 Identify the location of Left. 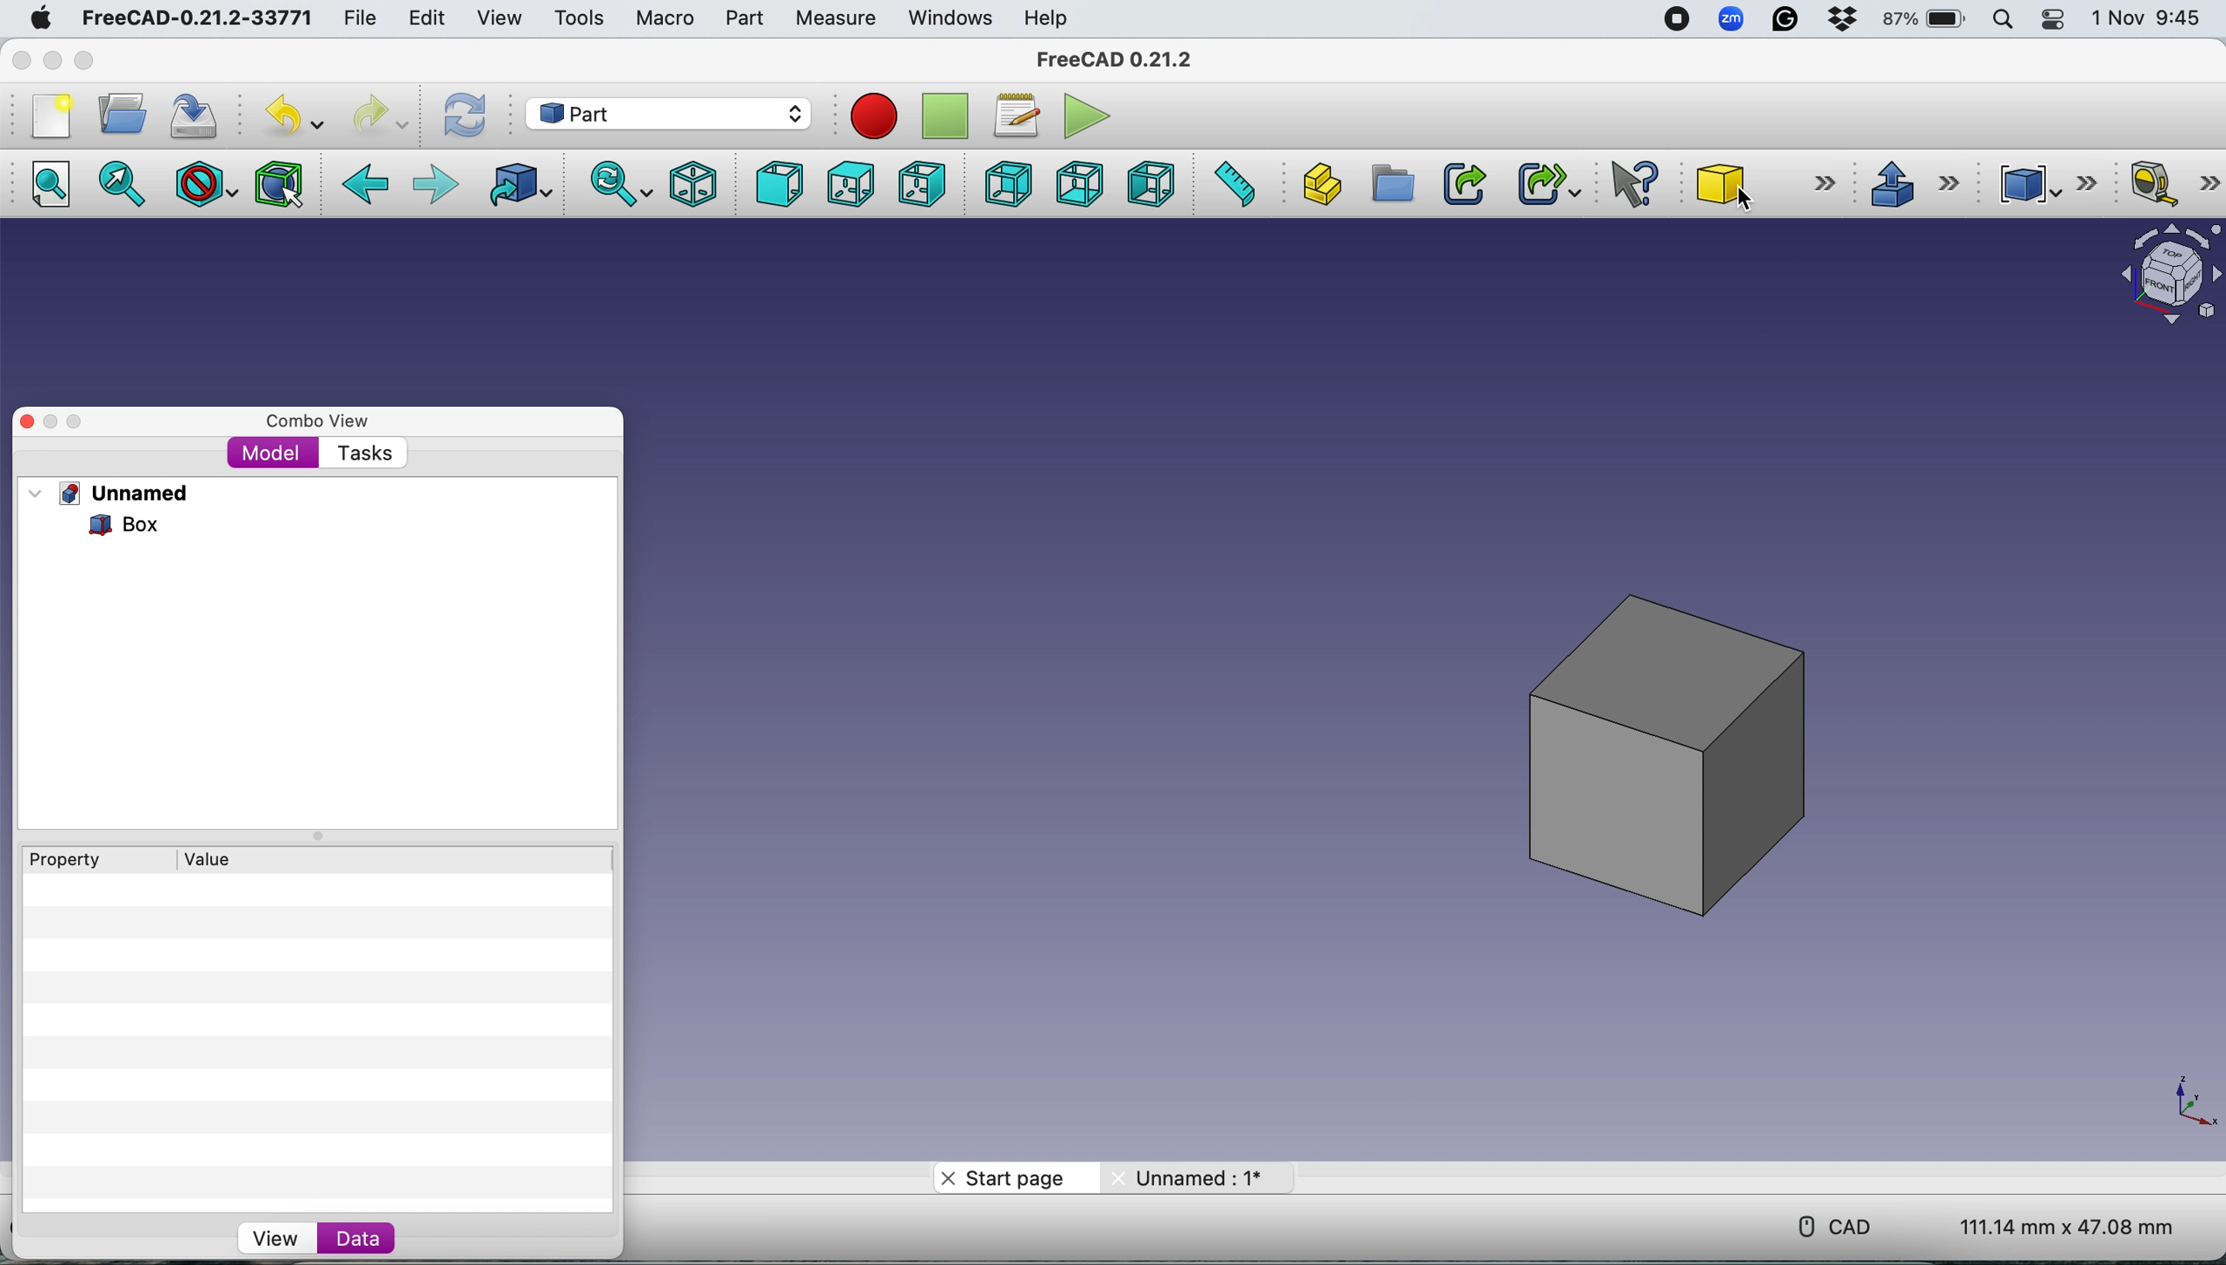
(1149, 183).